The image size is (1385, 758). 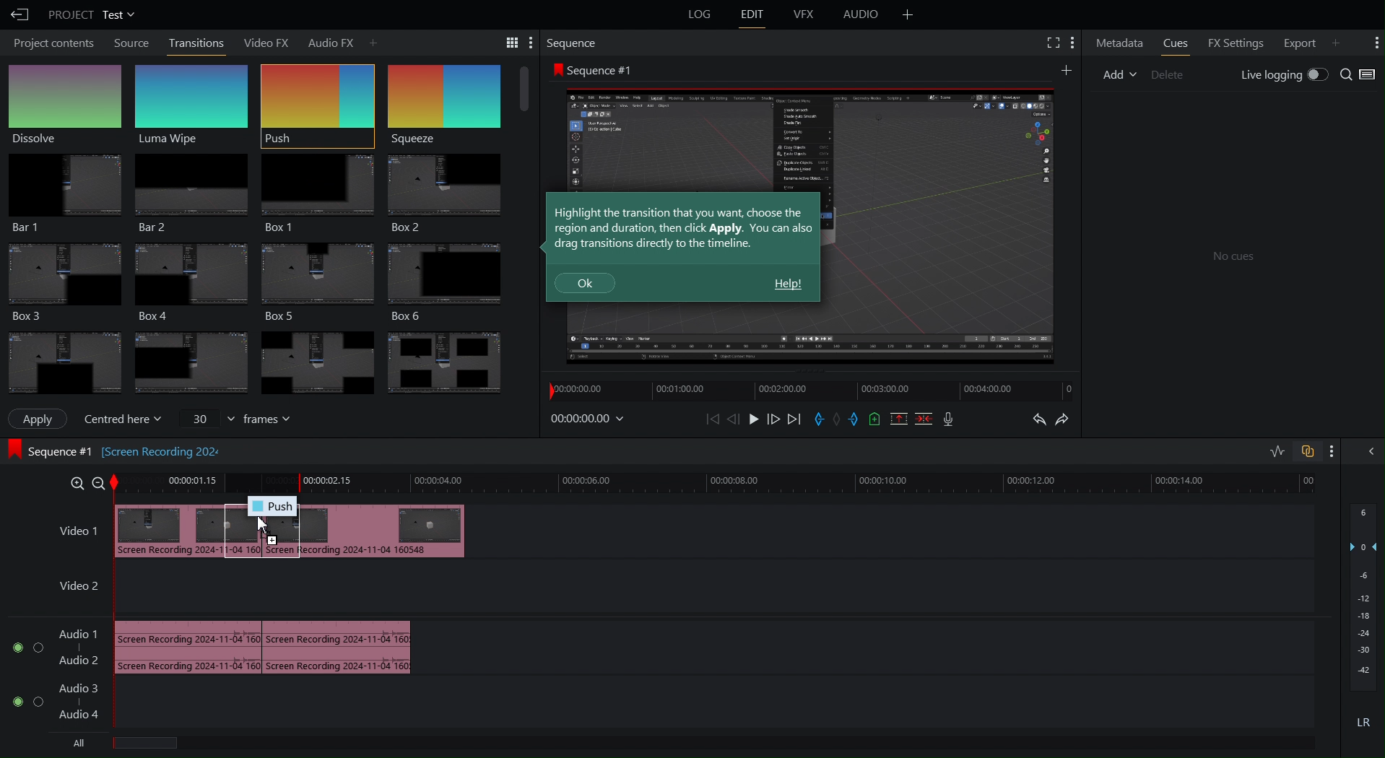 I want to click on Box 3, so click(x=320, y=282).